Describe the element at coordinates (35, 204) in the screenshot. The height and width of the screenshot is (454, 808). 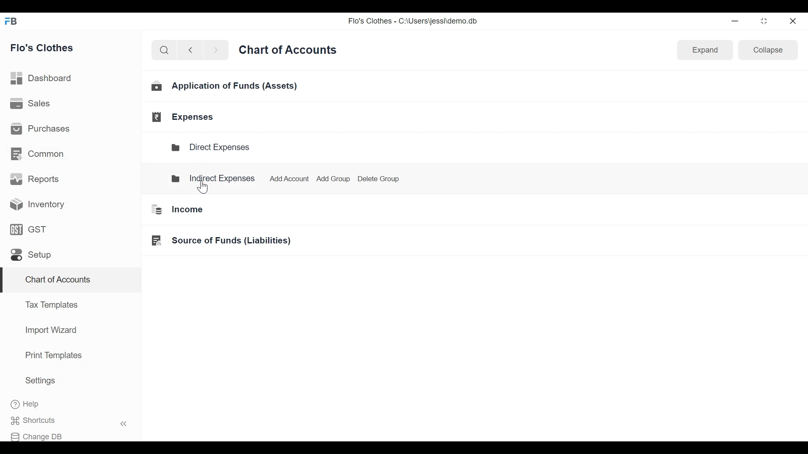
I see `Inventory` at that location.